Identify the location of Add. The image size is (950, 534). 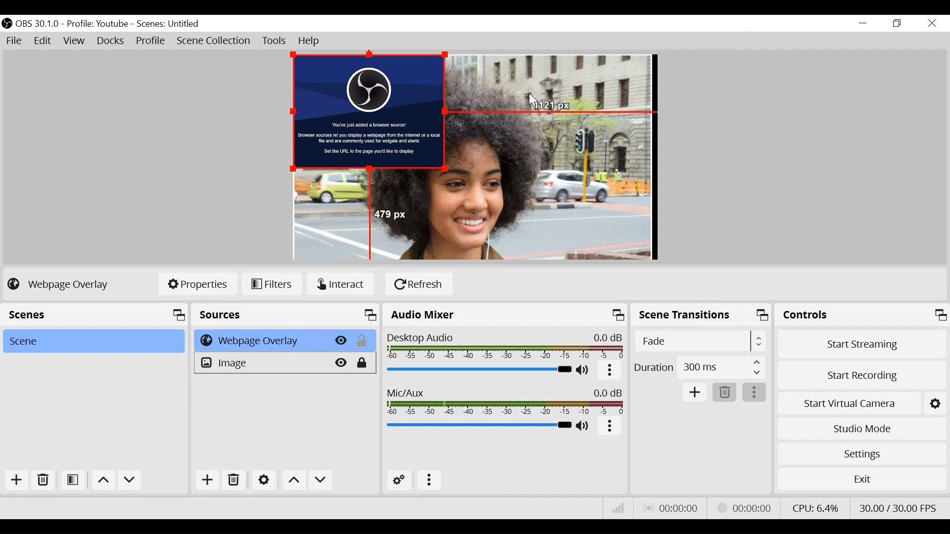
(20, 481).